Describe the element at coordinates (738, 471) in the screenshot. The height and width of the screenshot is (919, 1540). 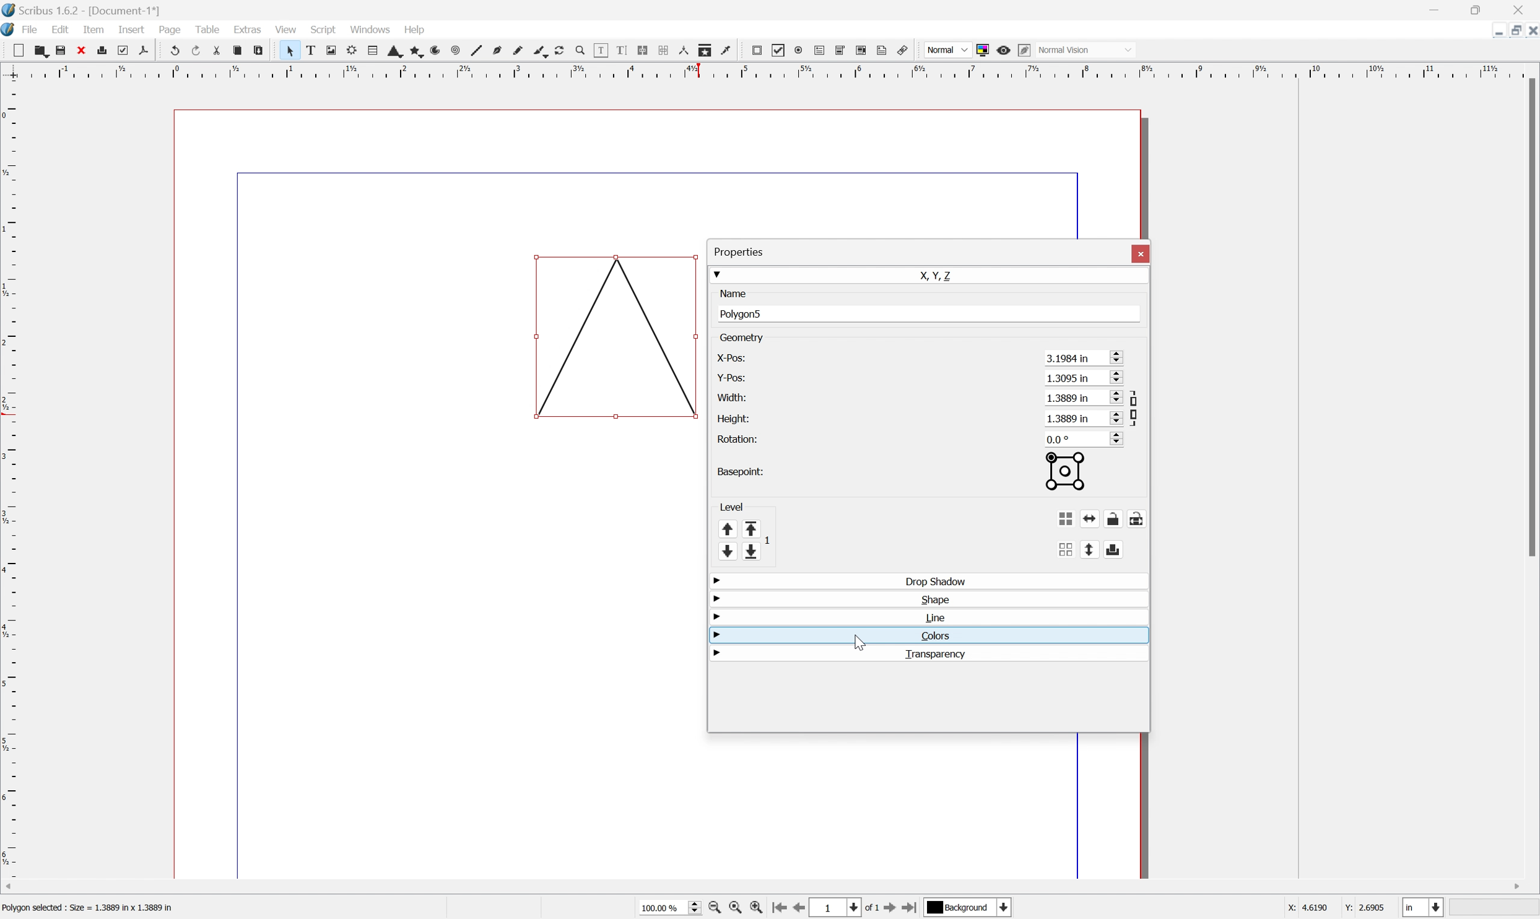
I see `Basepoint:` at that location.